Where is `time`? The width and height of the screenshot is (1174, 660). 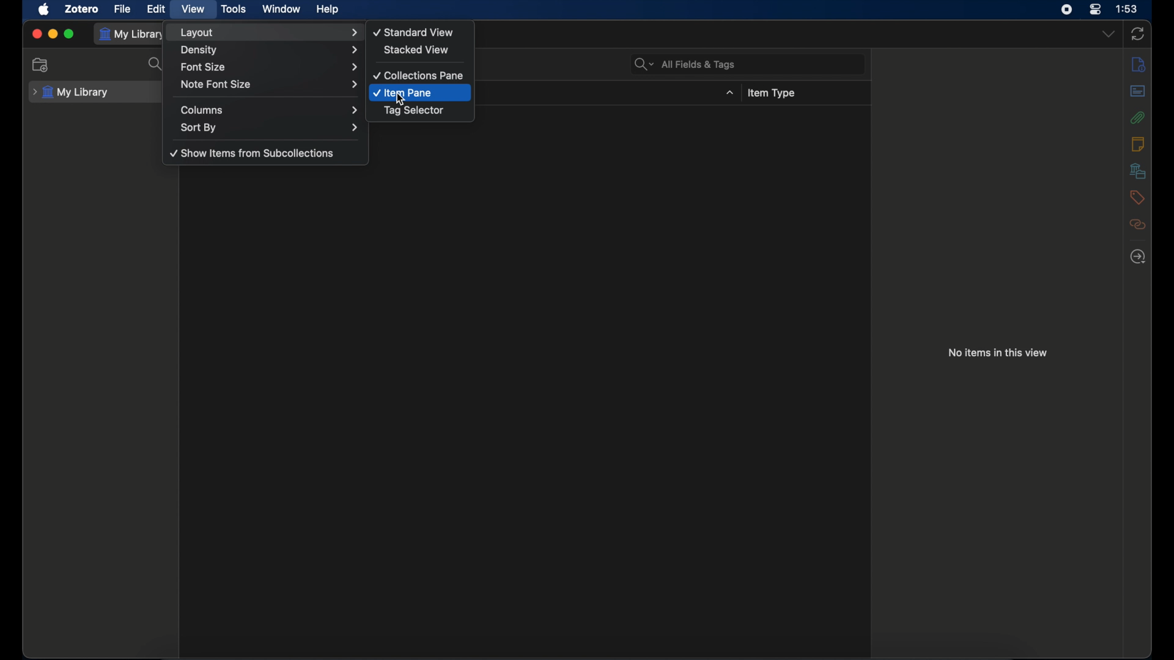 time is located at coordinates (1126, 8).